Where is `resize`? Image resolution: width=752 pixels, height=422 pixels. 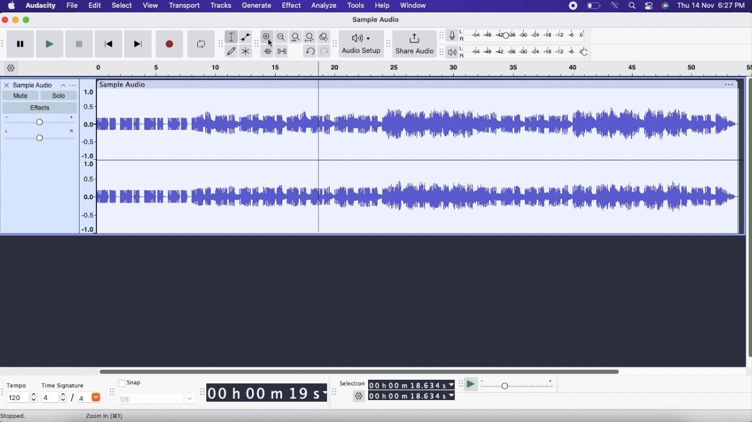
resize is located at coordinates (217, 43).